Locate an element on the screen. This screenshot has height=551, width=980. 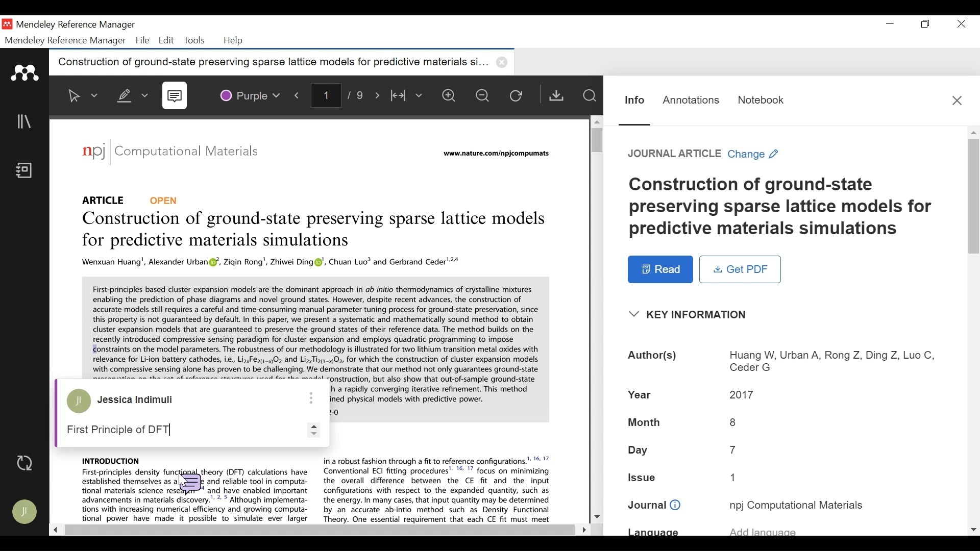
Show/Hide Key Information is located at coordinates (692, 315).